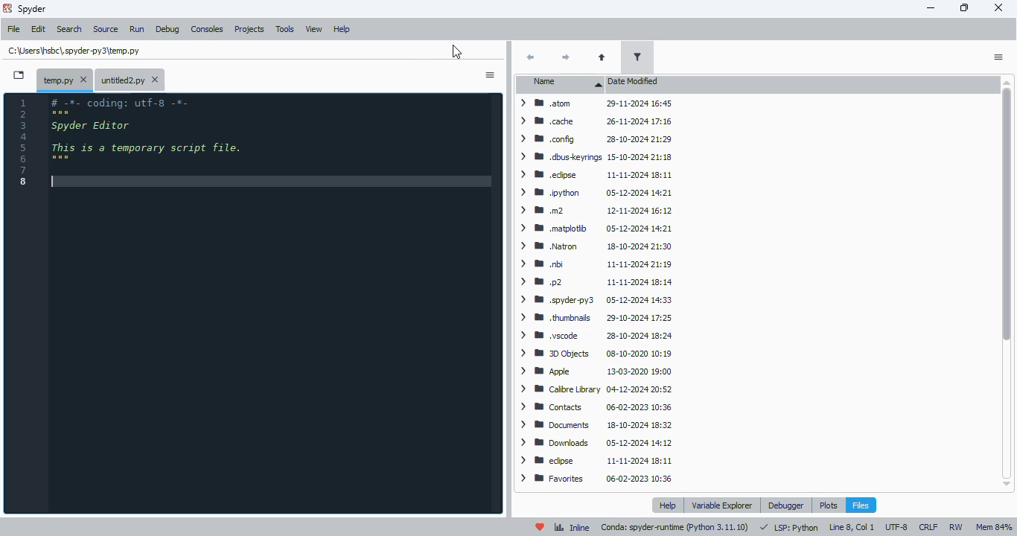 This screenshot has height=536, width=1017. I want to click on minimize, so click(938, 7).